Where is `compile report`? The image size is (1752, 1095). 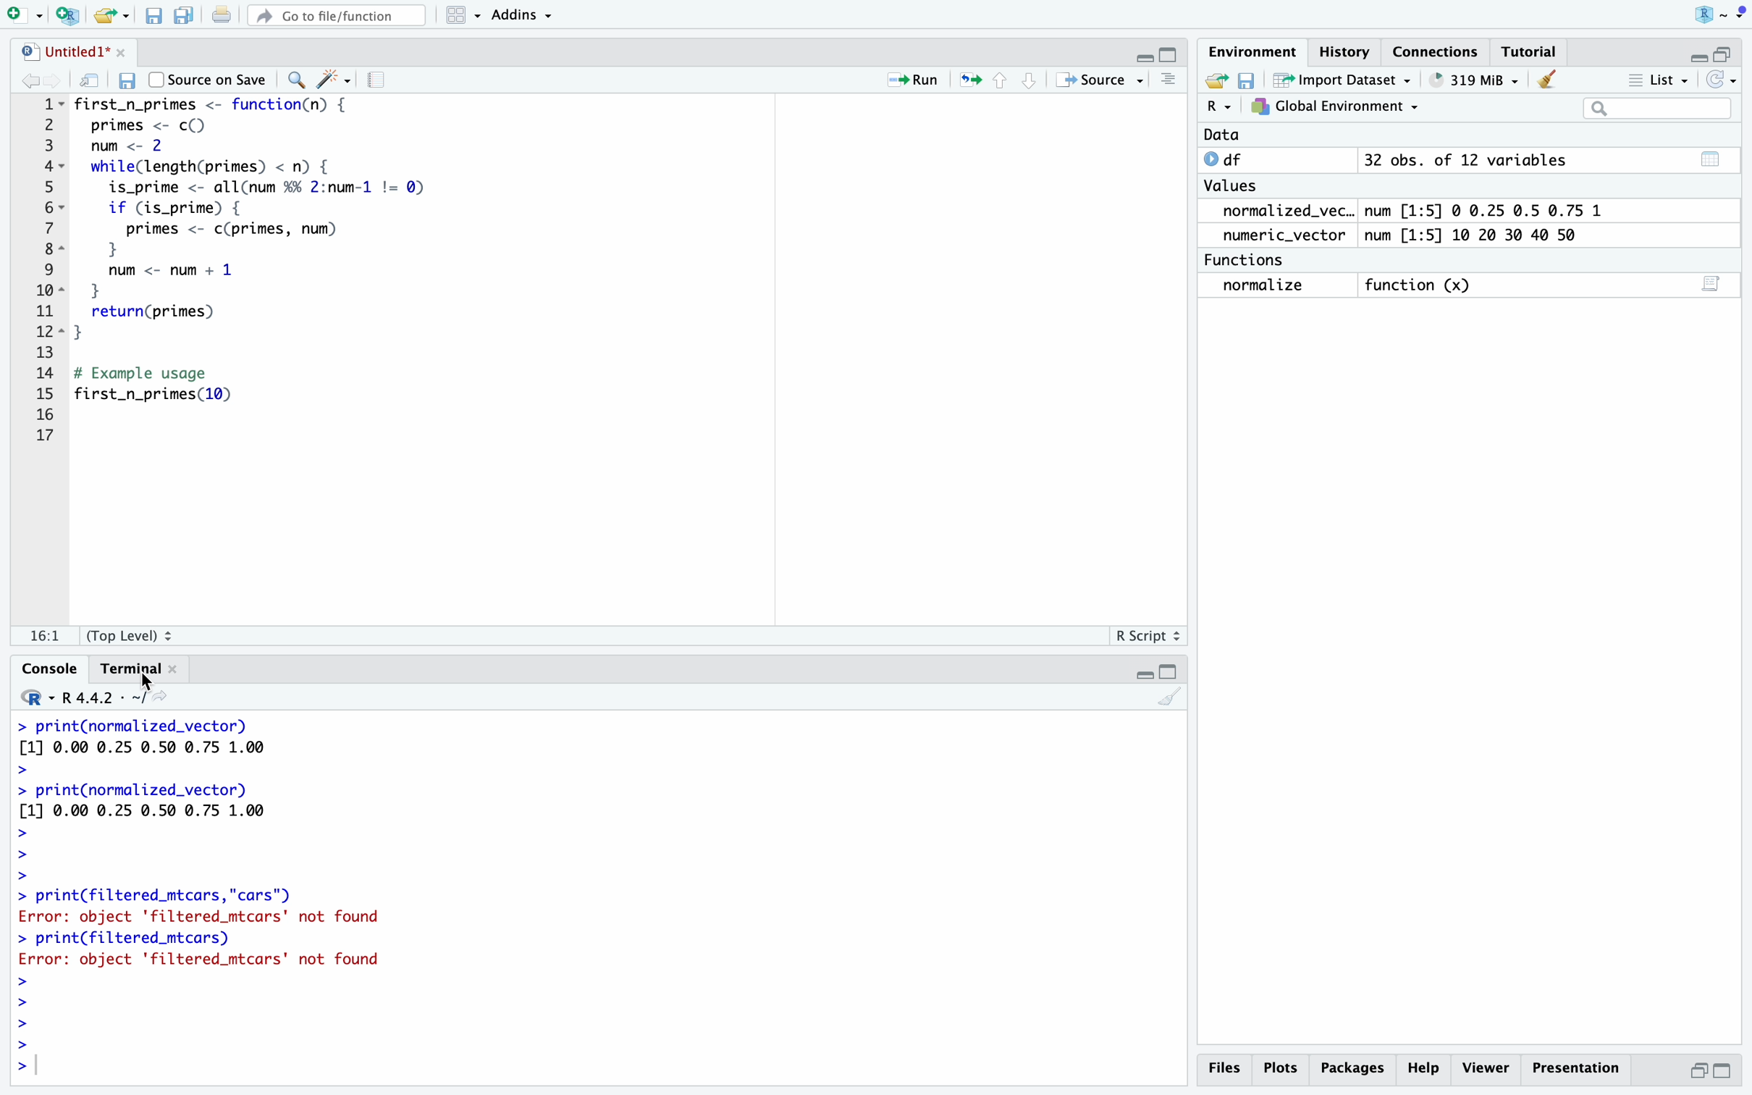 compile report is located at coordinates (384, 82).